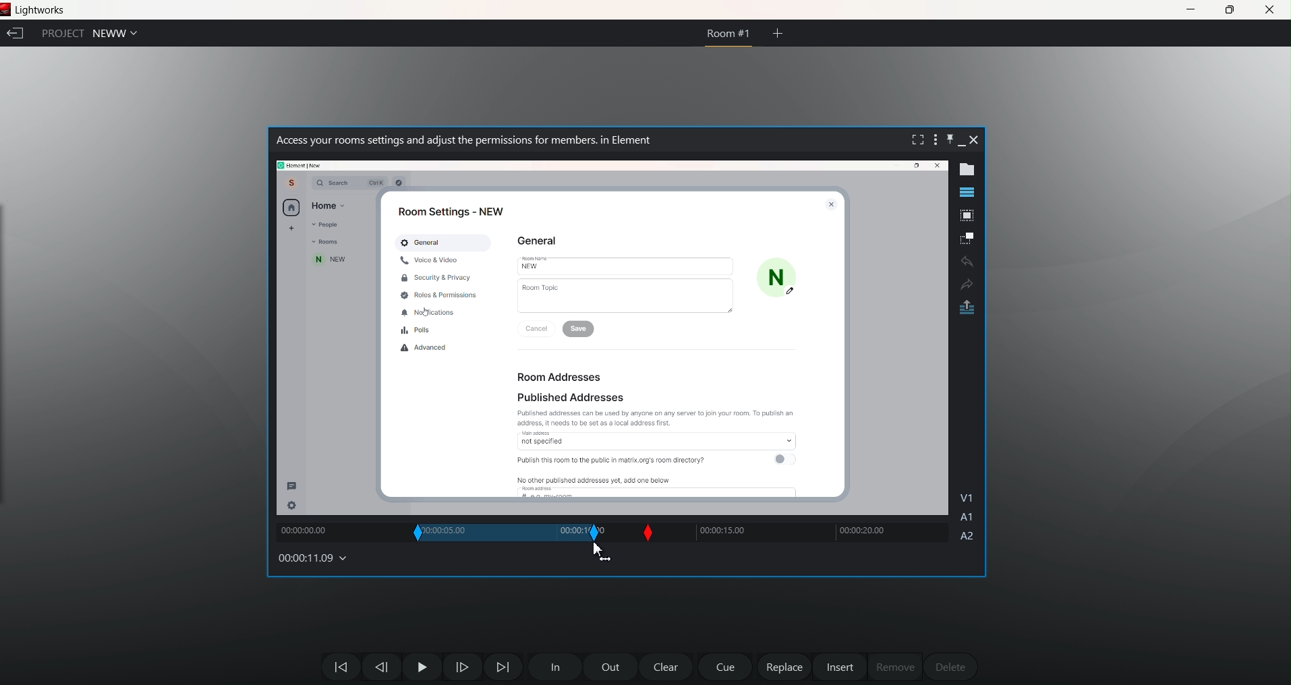 The height and width of the screenshot is (685, 1291). Describe the element at coordinates (318, 559) in the screenshot. I see `00:00:11.09 (timecodes and reels)` at that location.